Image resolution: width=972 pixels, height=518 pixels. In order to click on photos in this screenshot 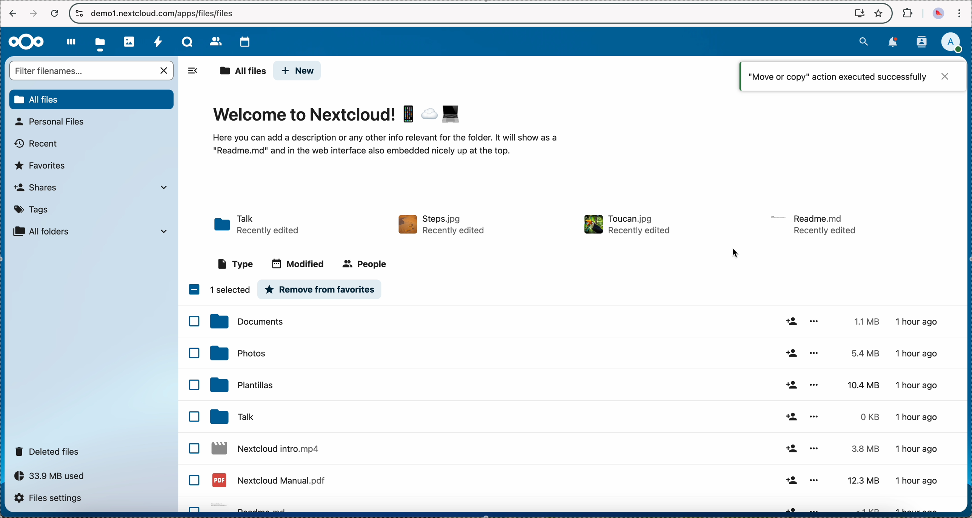, I will do `click(130, 41)`.